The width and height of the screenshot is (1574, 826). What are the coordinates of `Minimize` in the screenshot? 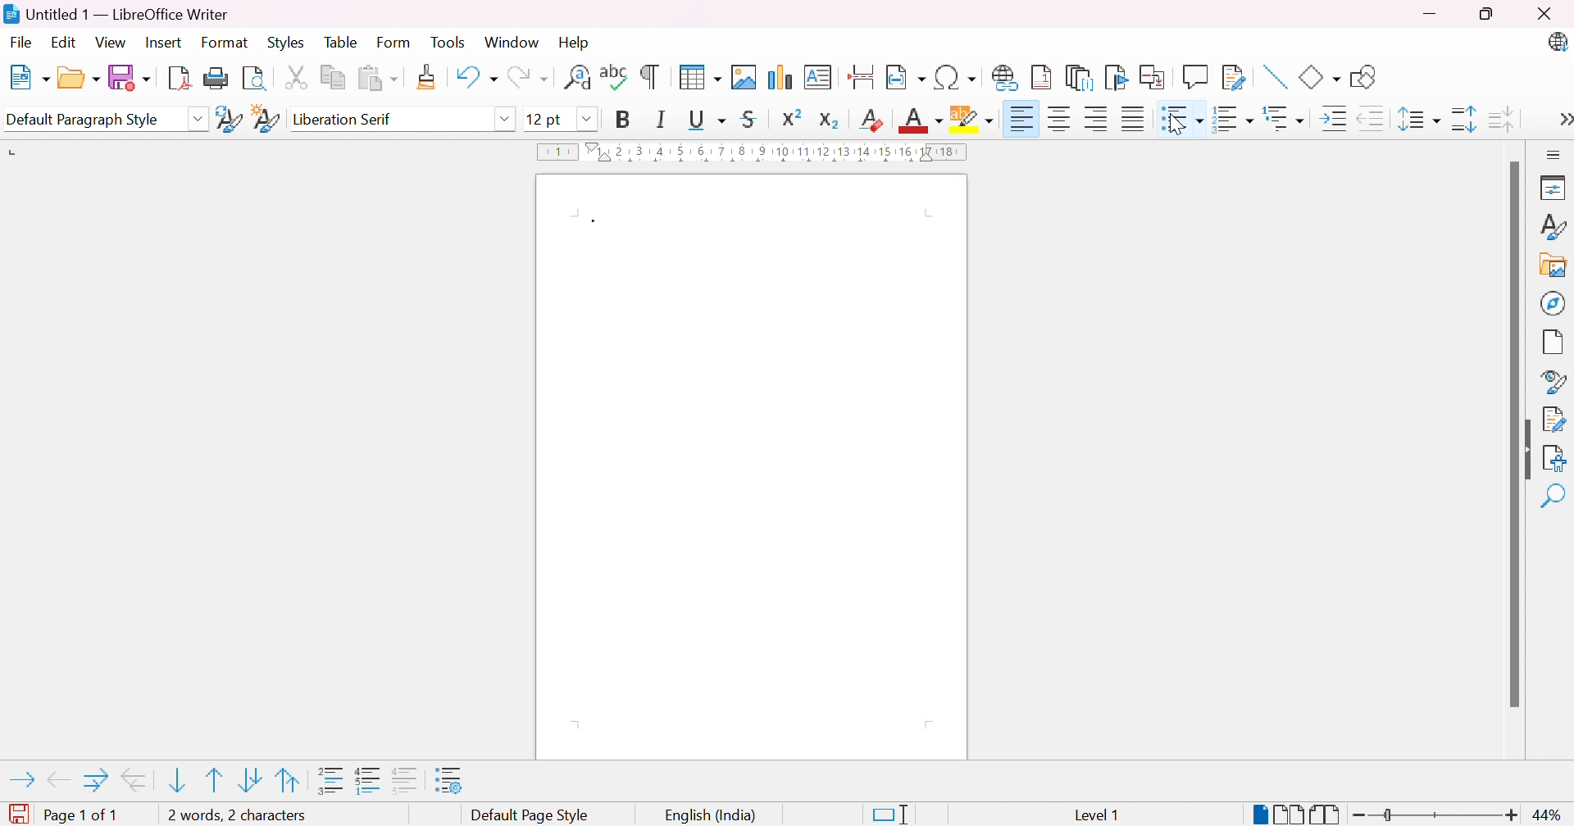 It's located at (1430, 11).